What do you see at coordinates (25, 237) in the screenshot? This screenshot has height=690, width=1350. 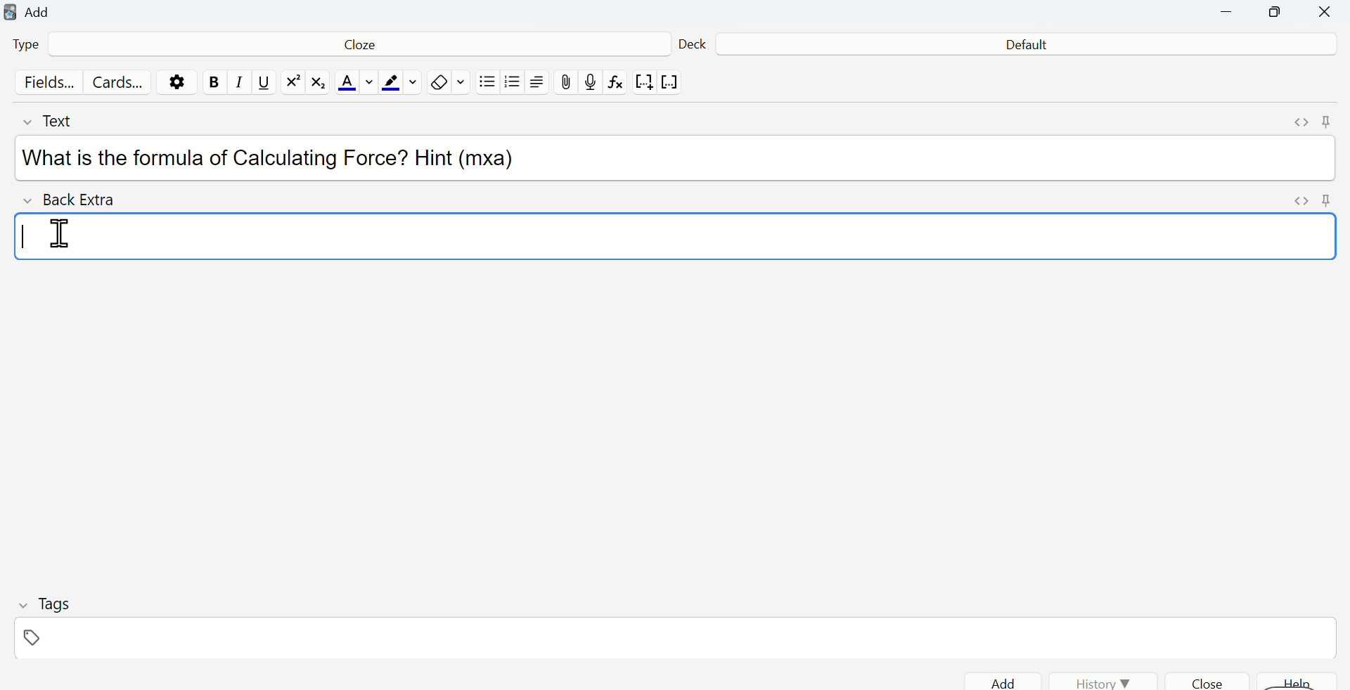 I see `Text cursor` at bounding box center [25, 237].